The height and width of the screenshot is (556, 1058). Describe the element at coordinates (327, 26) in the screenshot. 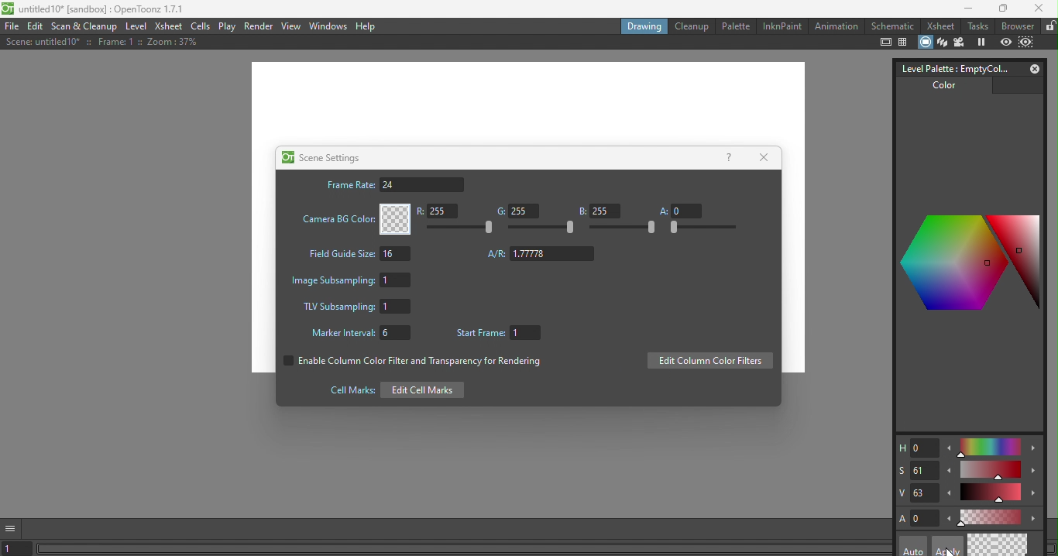

I see `Windows` at that location.